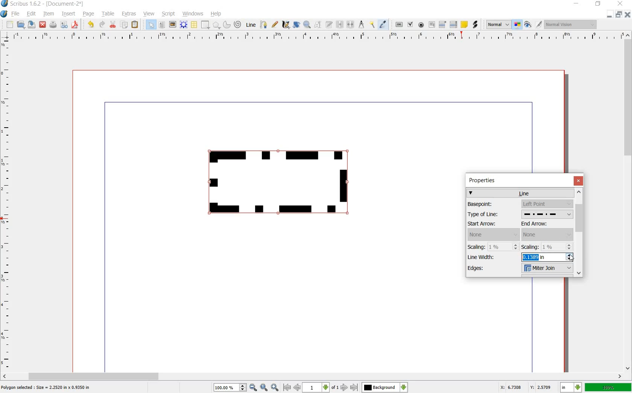  What do you see at coordinates (287, 387) in the screenshot?
I see `go to first page` at bounding box center [287, 387].